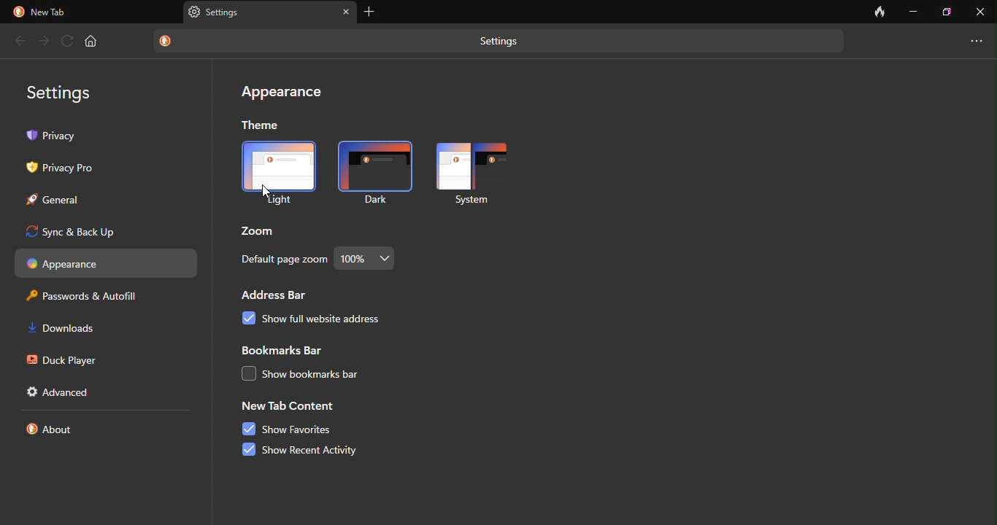  I want to click on light, so click(278, 174).